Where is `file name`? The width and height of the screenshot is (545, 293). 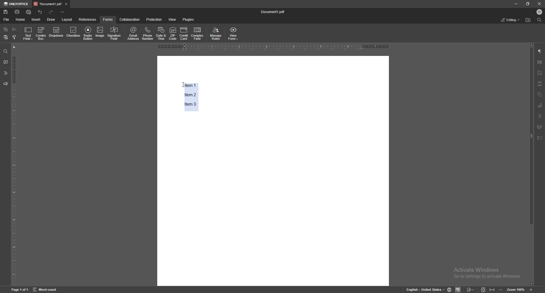
file name is located at coordinates (274, 11).